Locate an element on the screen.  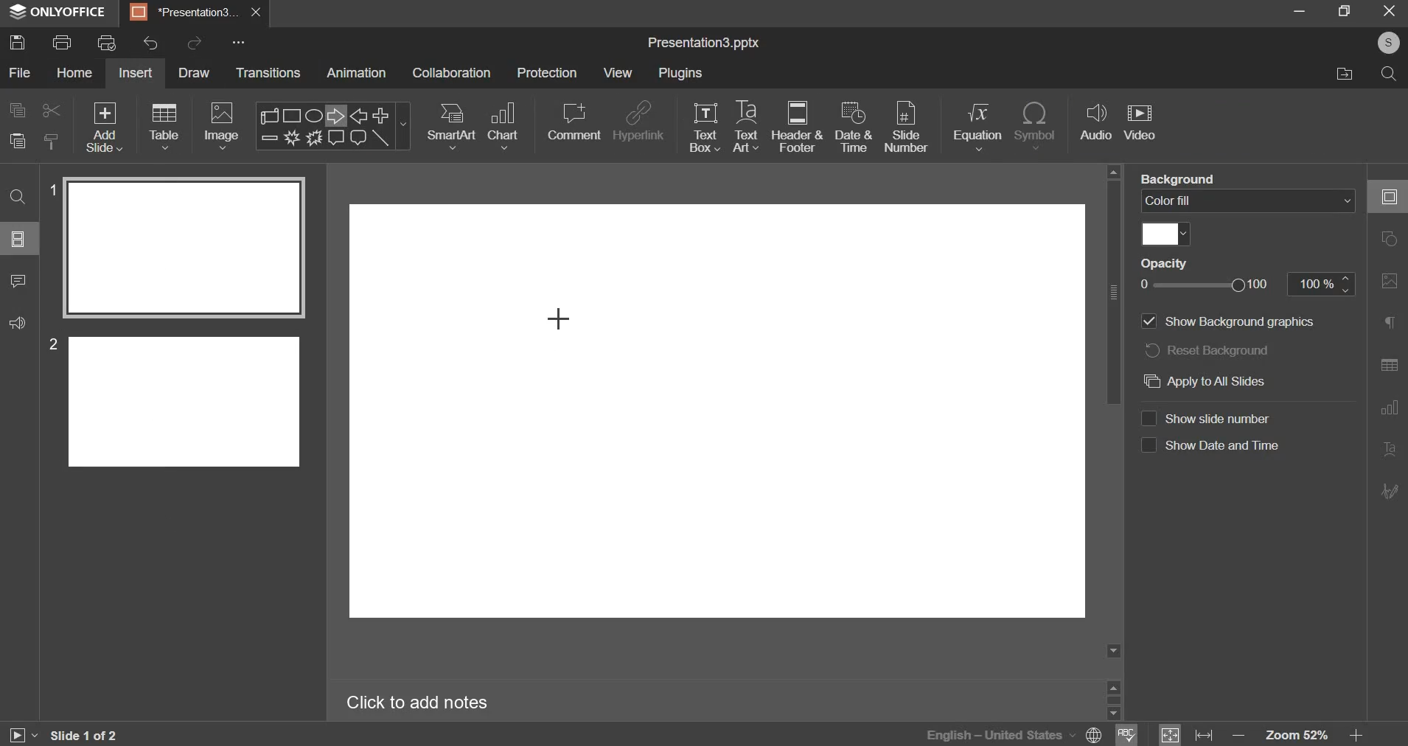
slide layout is located at coordinates (18, 239).